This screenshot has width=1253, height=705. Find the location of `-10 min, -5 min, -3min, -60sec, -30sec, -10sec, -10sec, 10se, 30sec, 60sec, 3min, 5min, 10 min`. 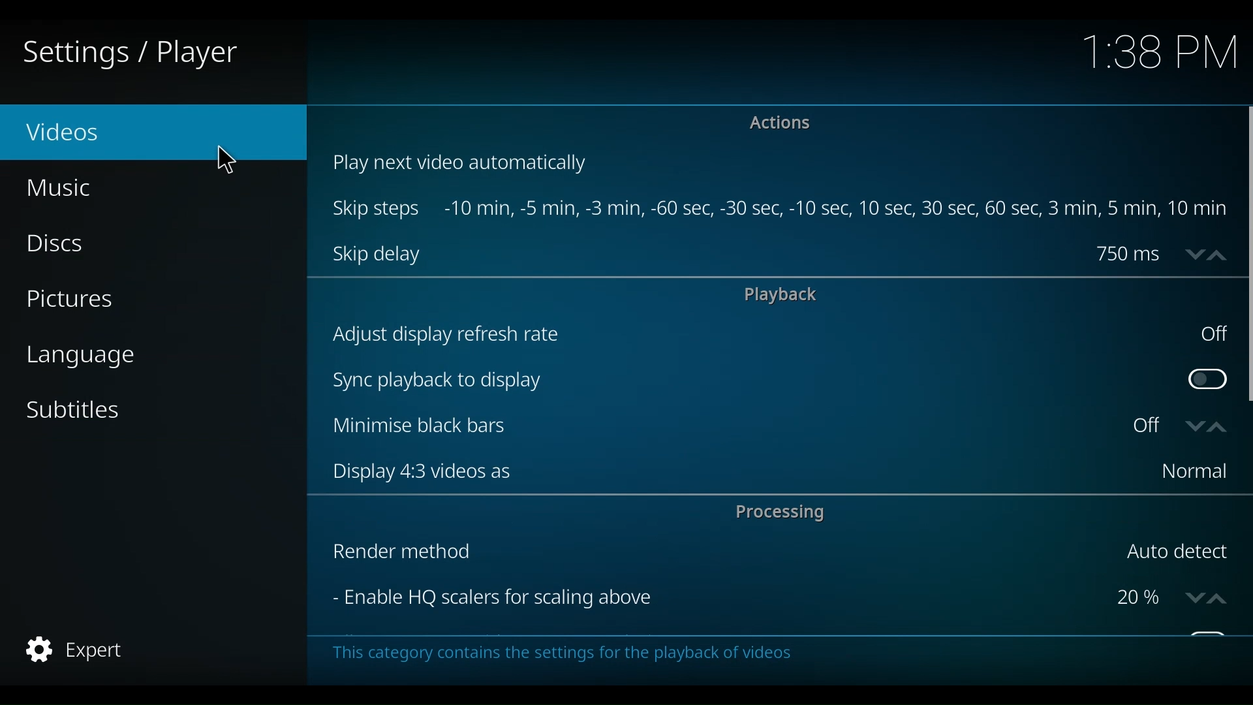

-10 min, -5 min, -3min, -60sec, -30sec, -10sec, -10sec, 10se, 30sec, 60sec, 3min, 5min, 10 min is located at coordinates (835, 210).